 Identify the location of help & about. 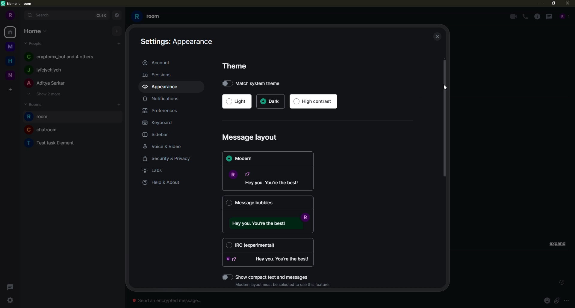
(162, 183).